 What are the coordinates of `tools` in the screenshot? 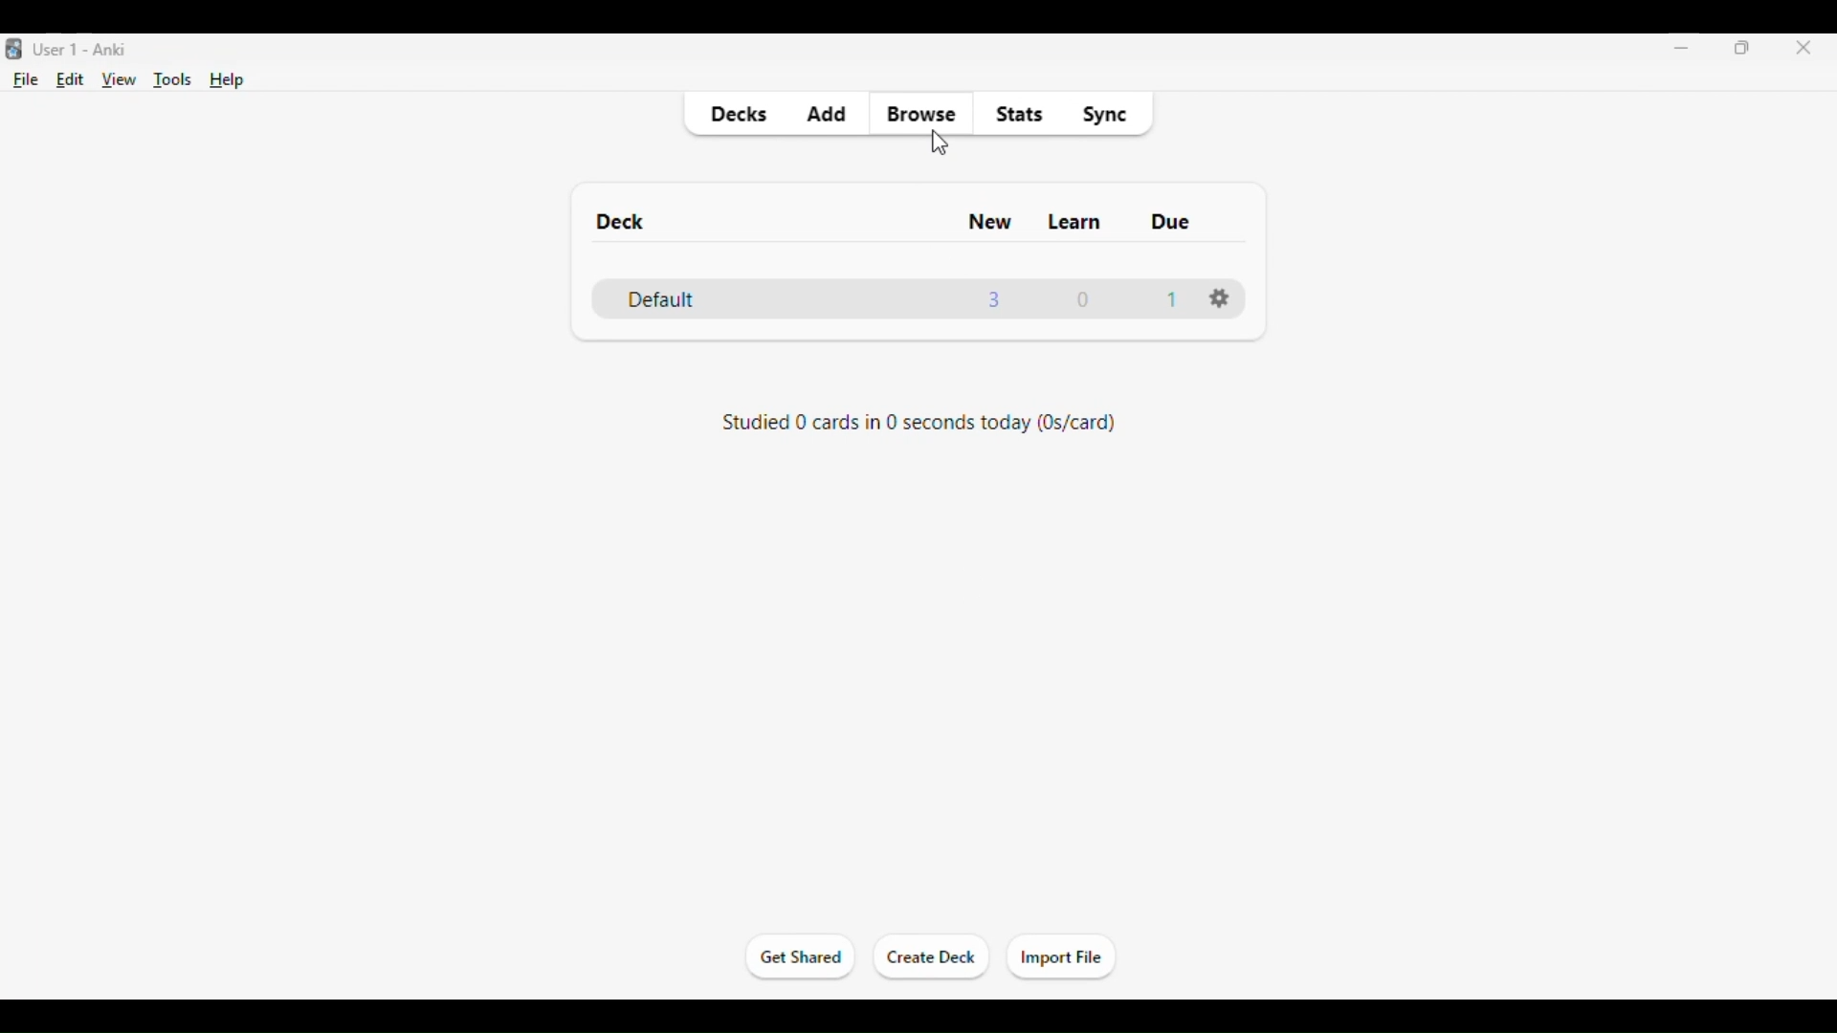 It's located at (174, 80).